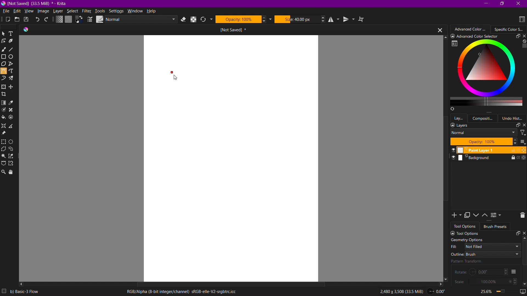 This screenshot has height=296, width=527. Describe the element at coordinates (14, 103) in the screenshot. I see `Sample a color` at that location.